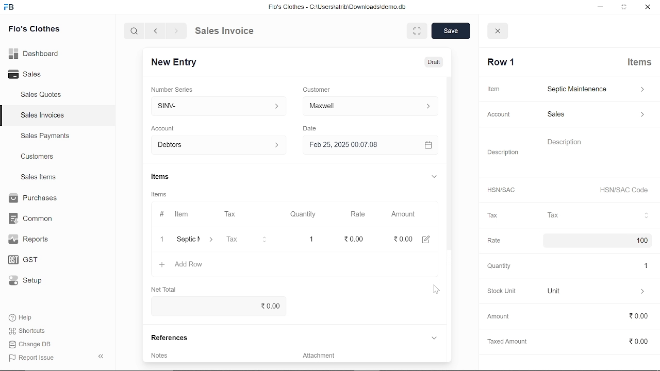 This screenshot has height=371, width=660. What do you see at coordinates (647, 6) in the screenshot?
I see `close` at bounding box center [647, 6].